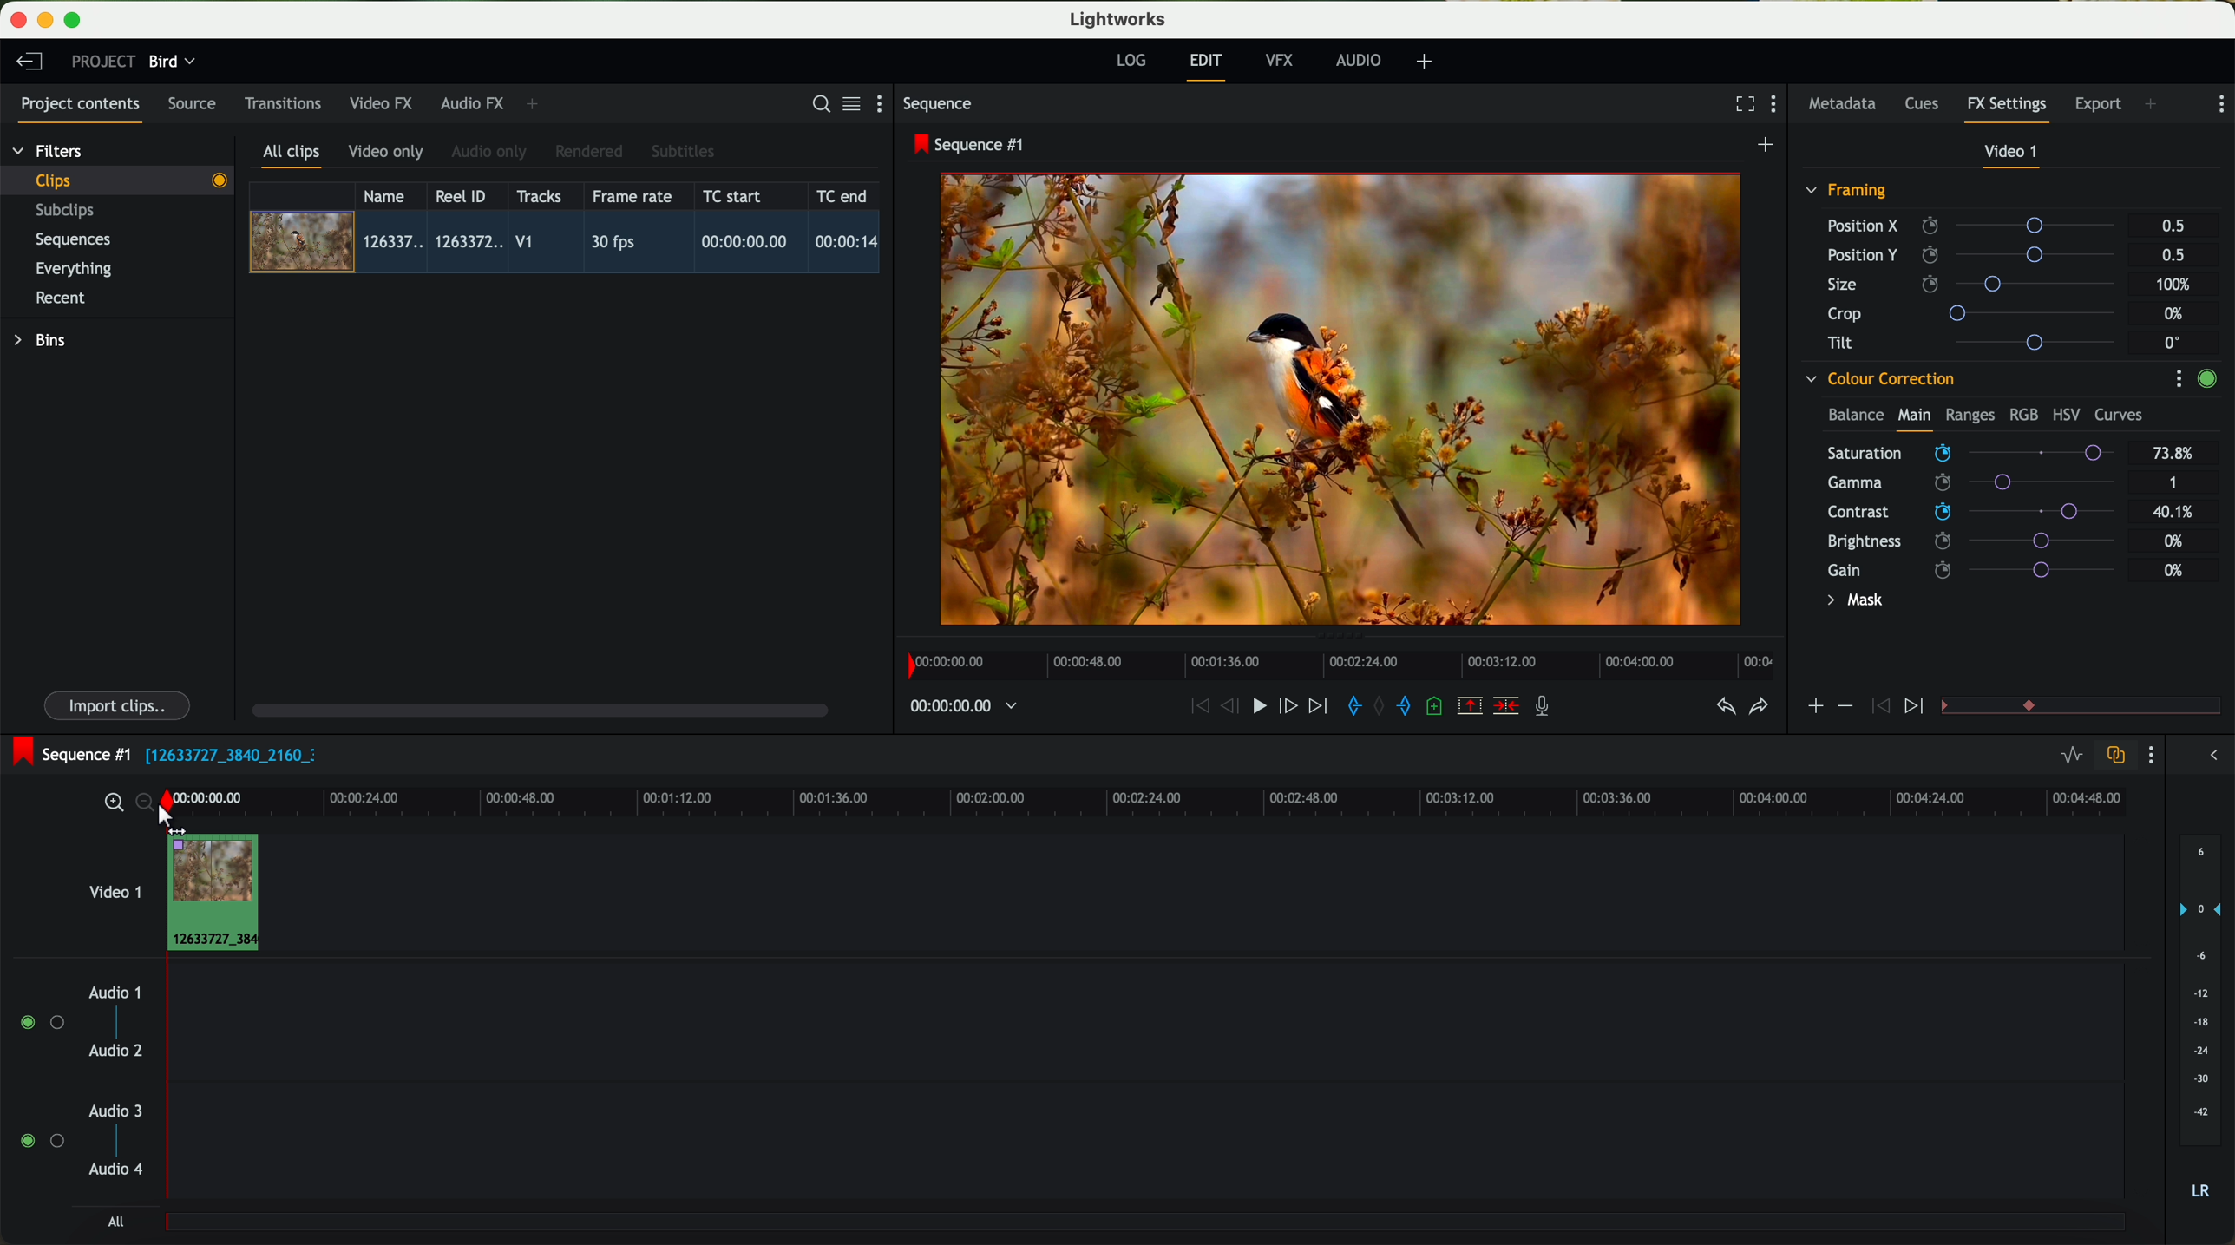 Image resolution: width=2235 pixels, height=1245 pixels. Describe the element at coordinates (1852, 602) in the screenshot. I see `mask` at that location.